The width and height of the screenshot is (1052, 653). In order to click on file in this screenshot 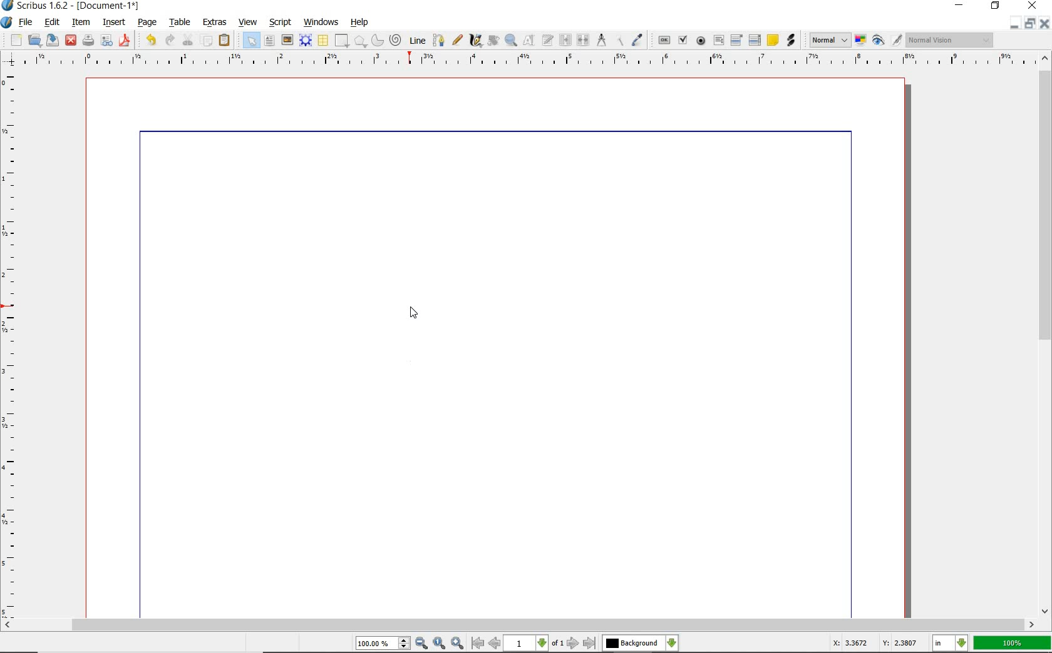, I will do `click(29, 21)`.